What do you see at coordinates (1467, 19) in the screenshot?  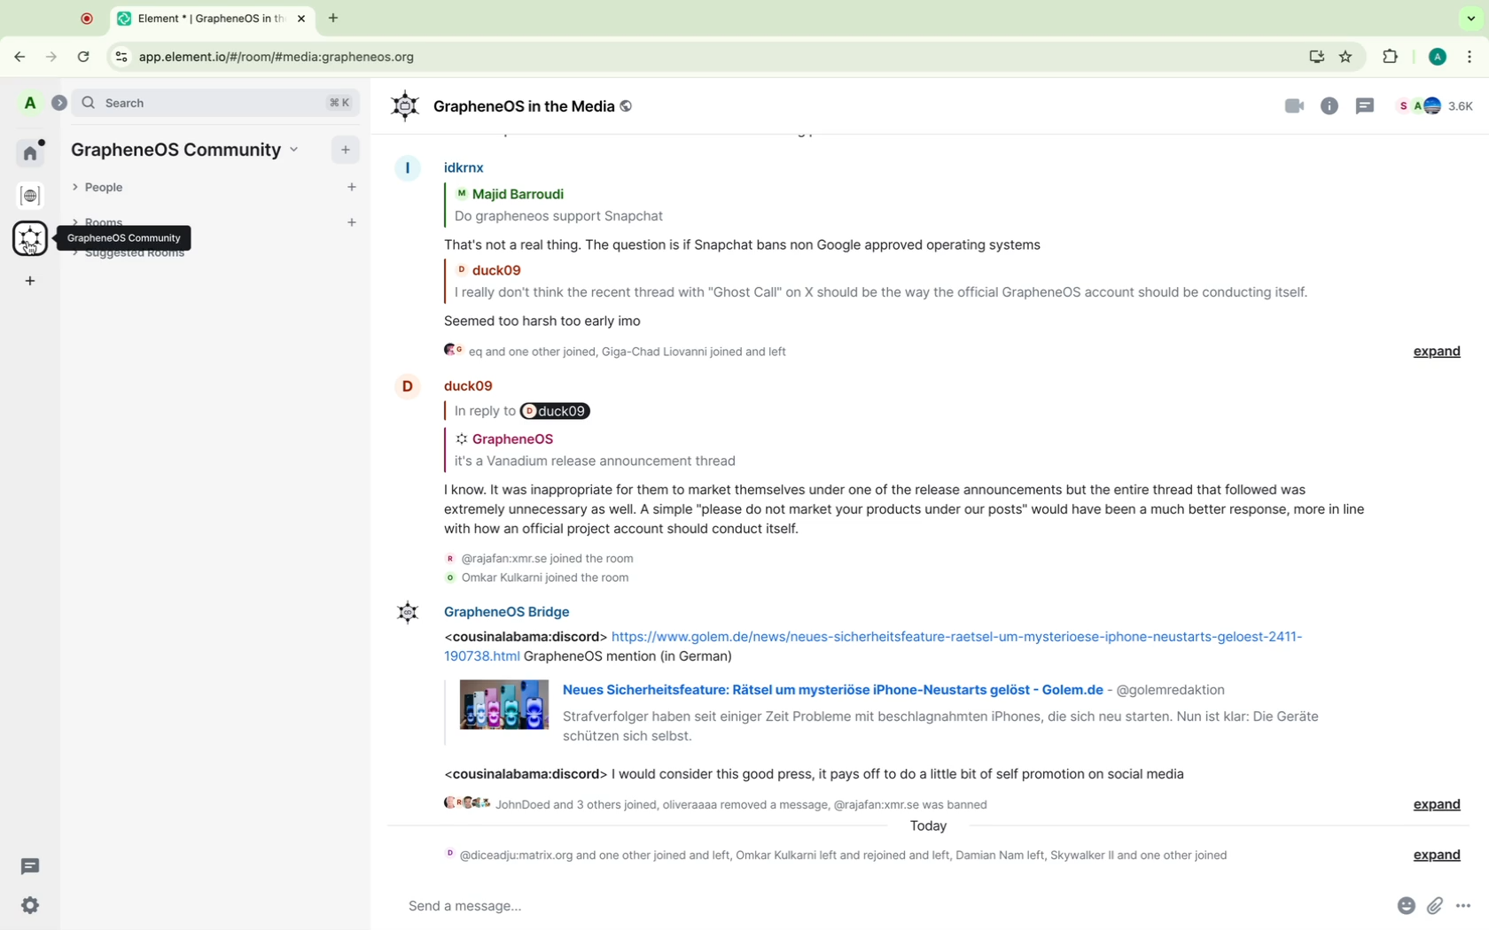 I see `search tabs` at bounding box center [1467, 19].